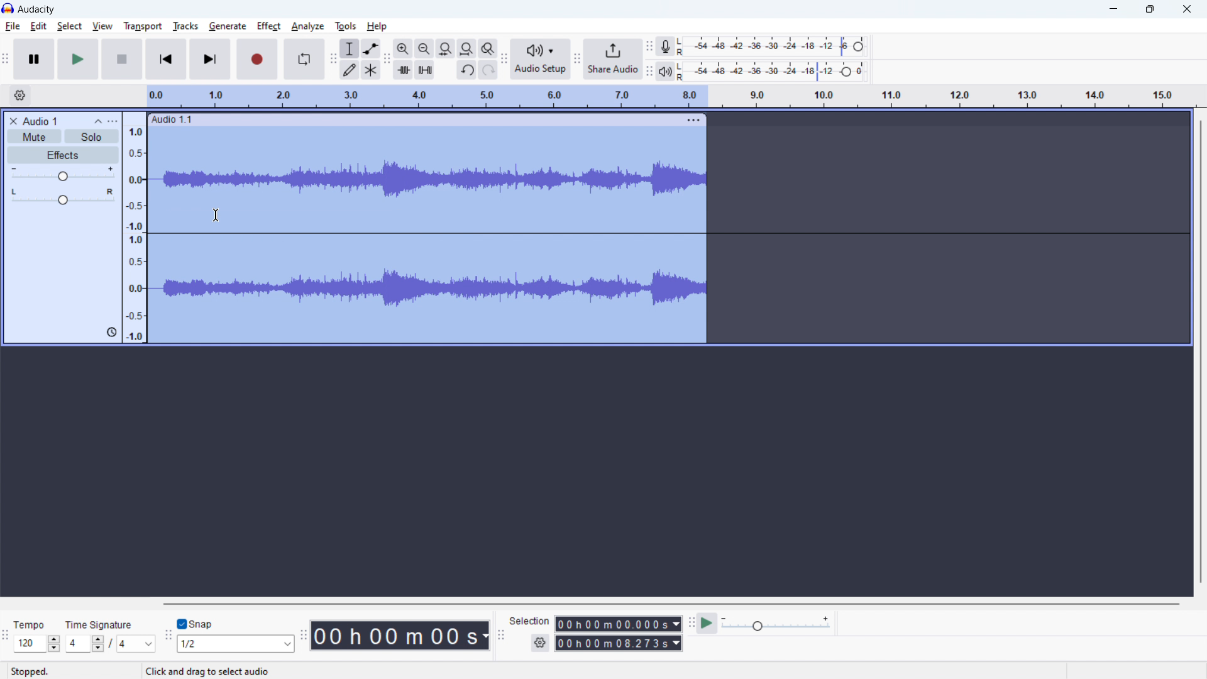  Describe the element at coordinates (12, 26) in the screenshot. I see `file` at that location.